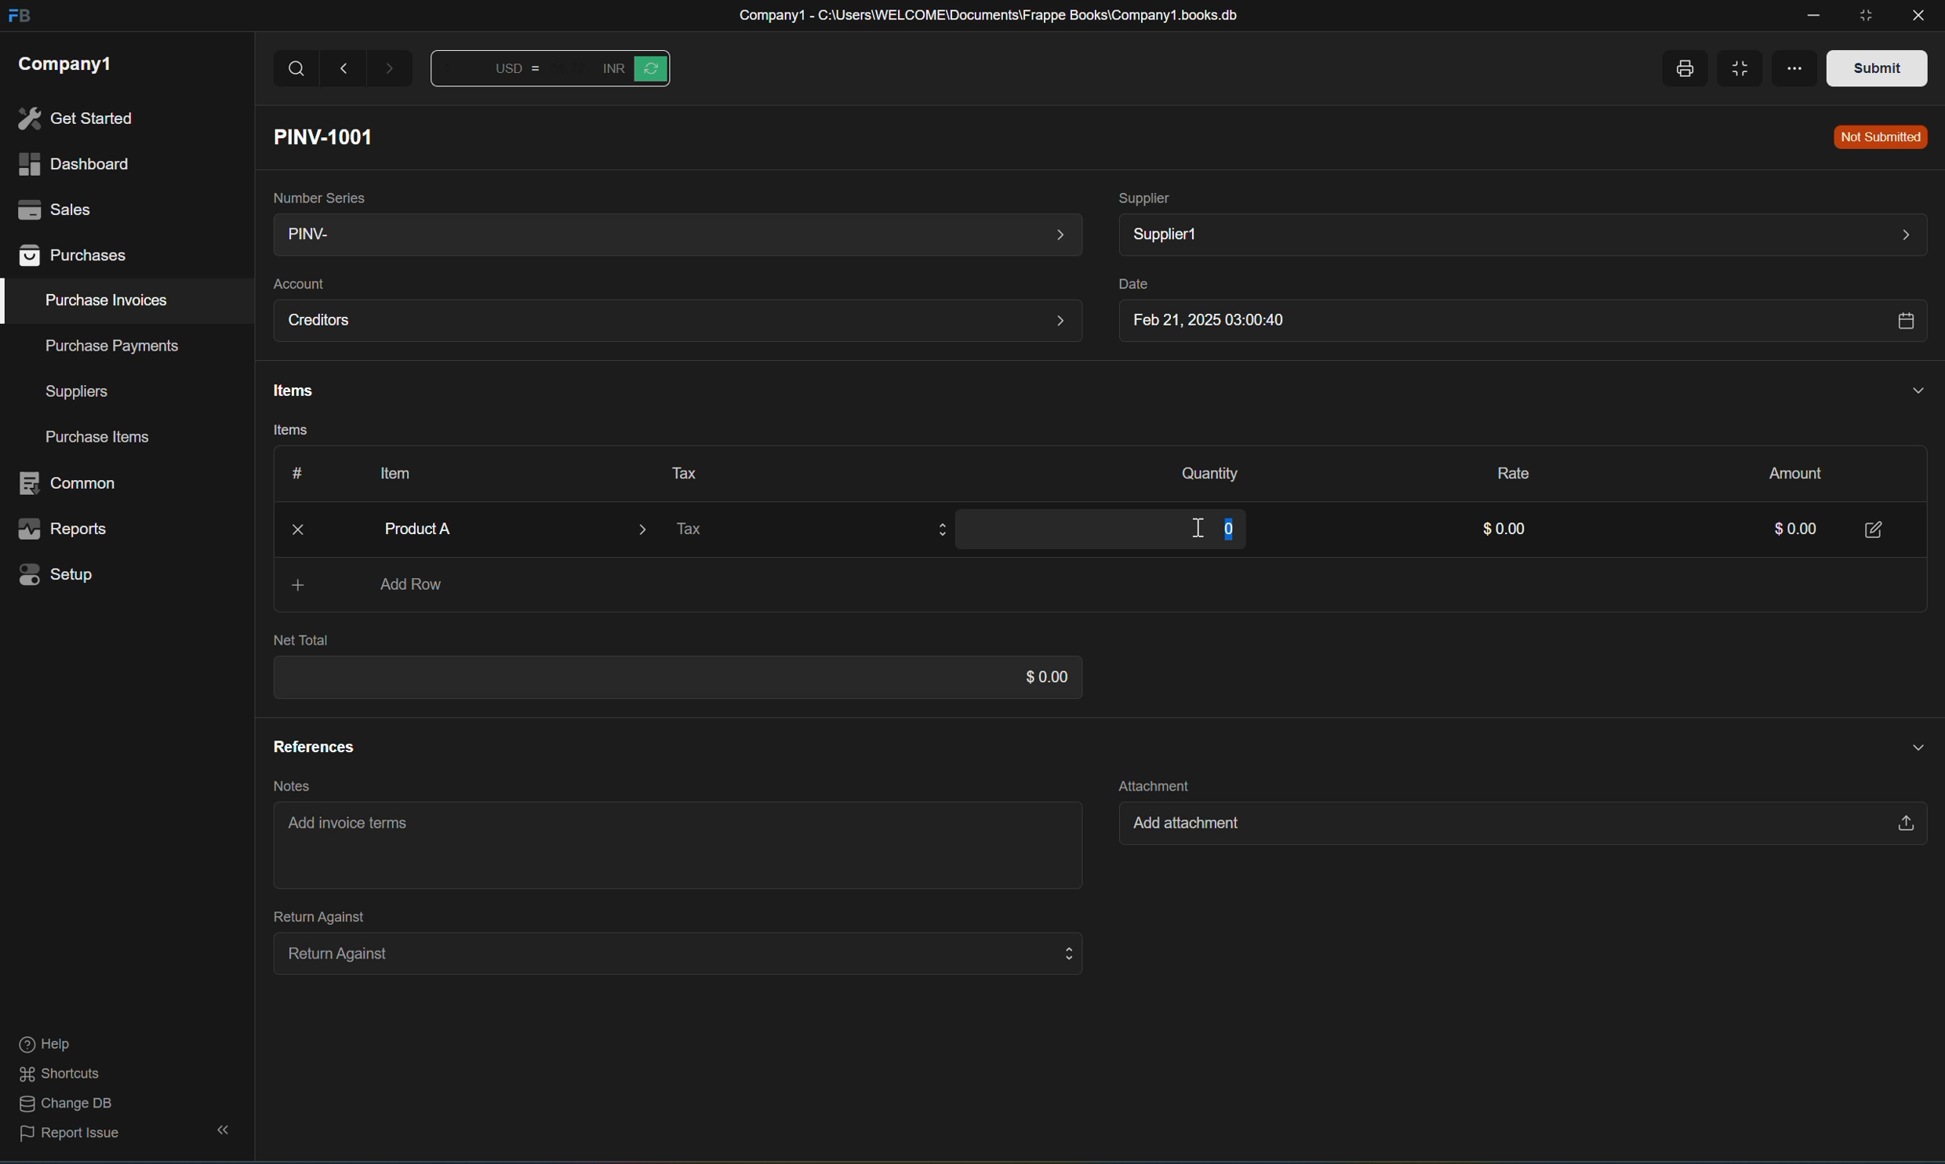 The width and height of the screenshot is (1945, 1164). What do you see at coordinates (60, 1075) in the screenshot?
I see `shortcuts` at bounding box center [60, 1075].